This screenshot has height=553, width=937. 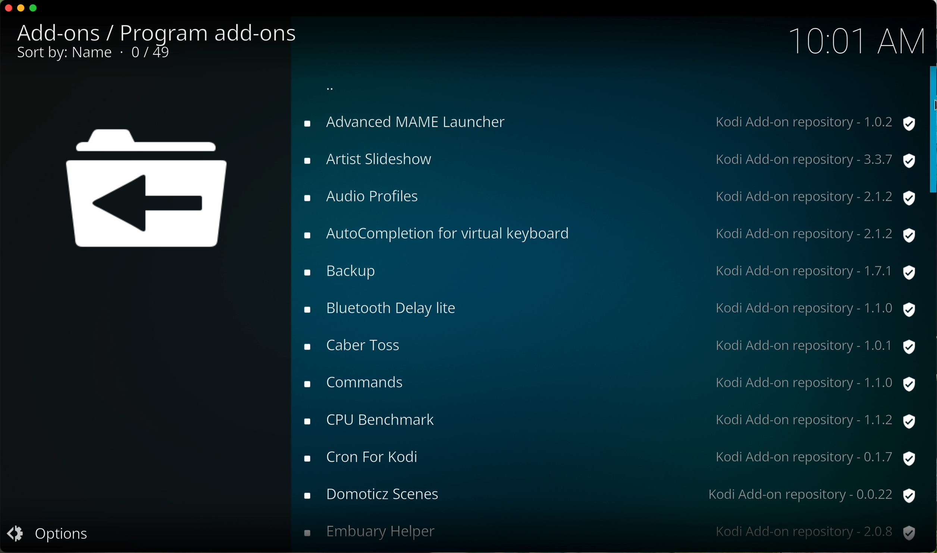 What do you see at coordinates (605, 494) in the screenshot?
I see `domoticz scenes` at bounding box center [605, 494].